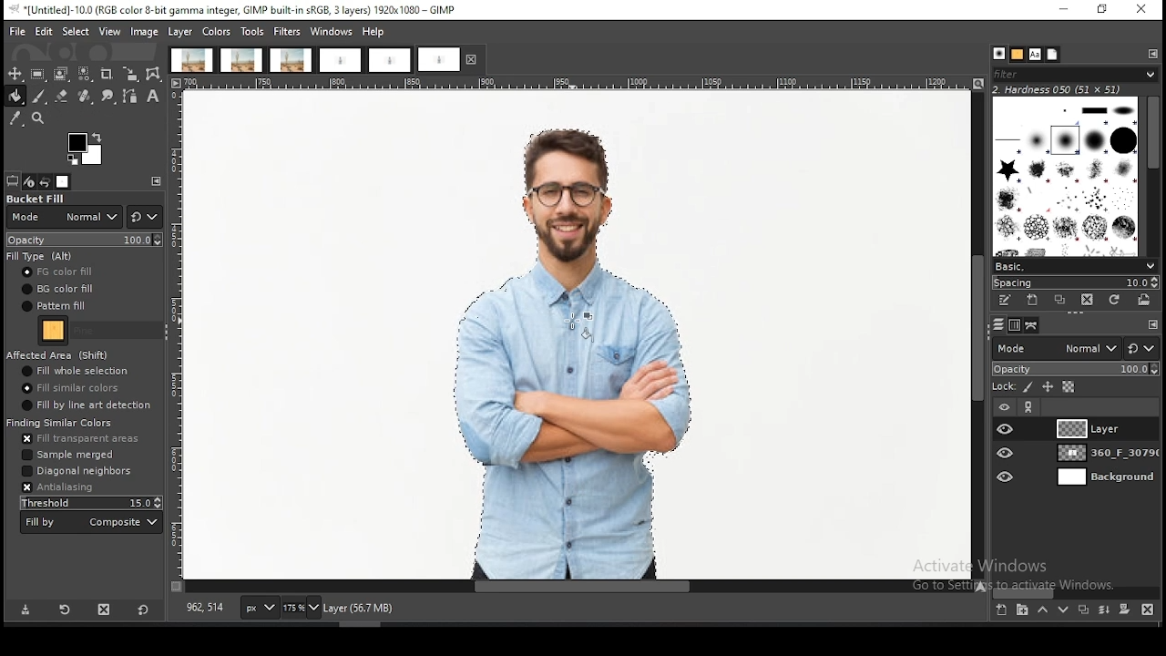  I want to click on healing tool, so click(86, 97).